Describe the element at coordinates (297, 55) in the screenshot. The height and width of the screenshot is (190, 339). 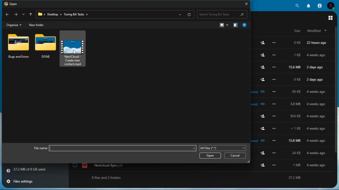
I see `1kb` at that location.